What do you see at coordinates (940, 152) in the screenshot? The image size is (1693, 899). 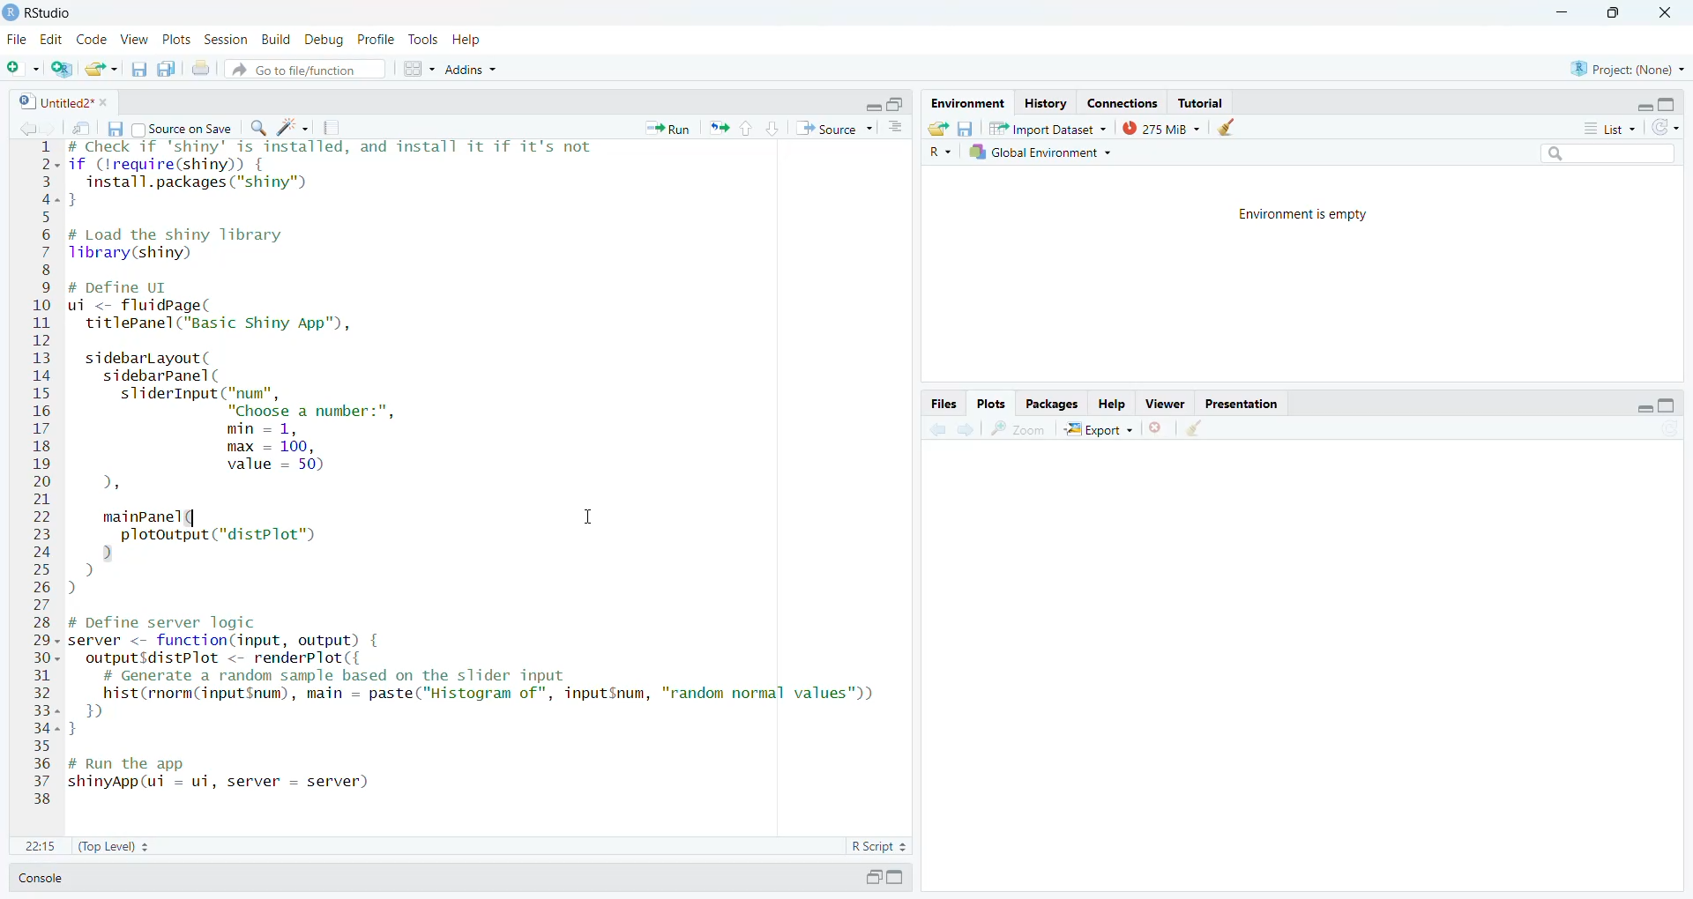 I see `R` at bounding box center [940, 152].